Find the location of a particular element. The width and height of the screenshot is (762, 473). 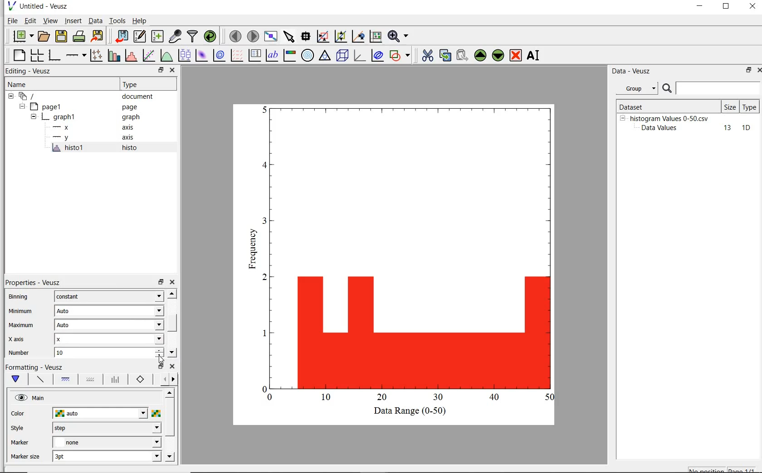

edit is located at coordinates (30, 20).